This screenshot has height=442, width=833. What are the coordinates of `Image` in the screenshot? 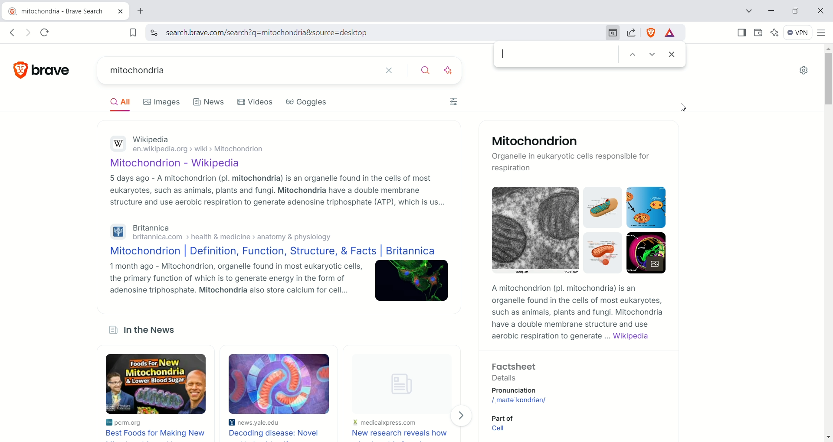 It's located at (646, 253).